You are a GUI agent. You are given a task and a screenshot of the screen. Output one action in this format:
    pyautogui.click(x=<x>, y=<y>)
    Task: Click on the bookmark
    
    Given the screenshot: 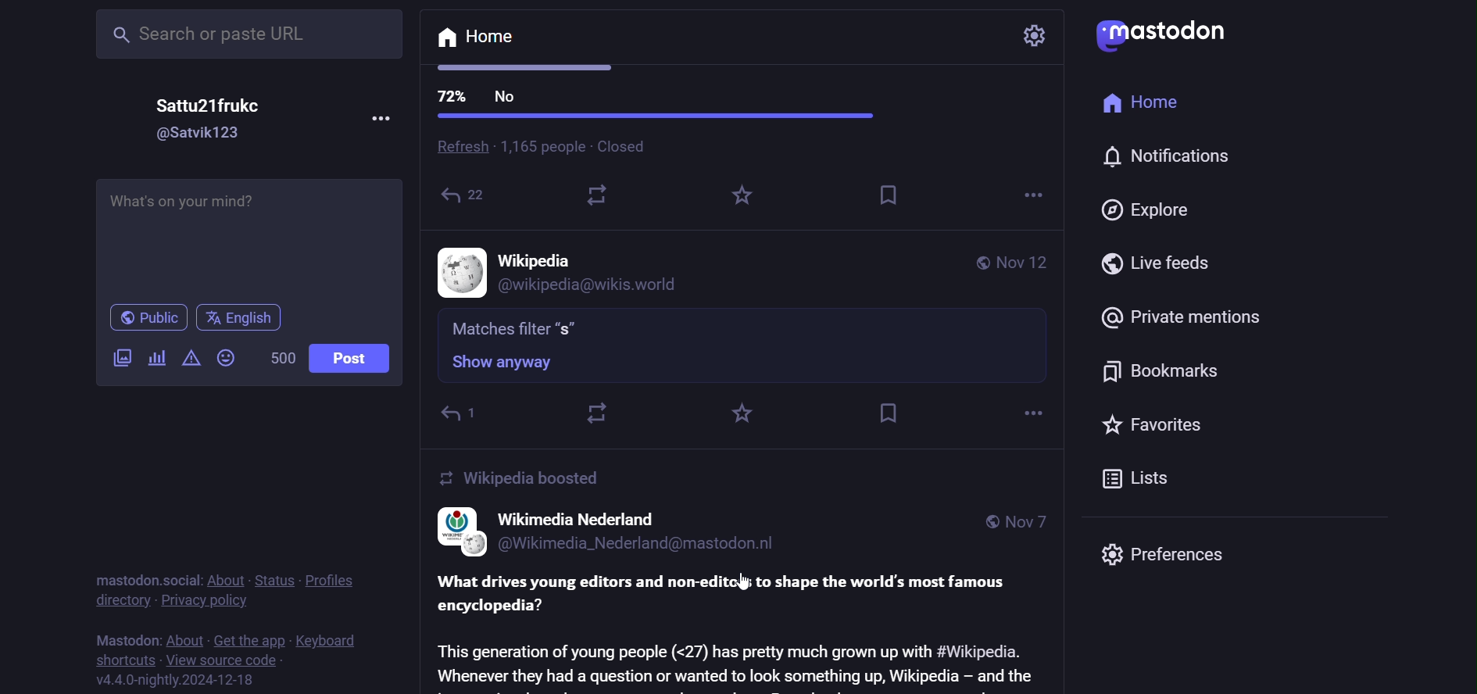 What is the action you would take?
    pyautogui.click(x=1173, y=374)
    